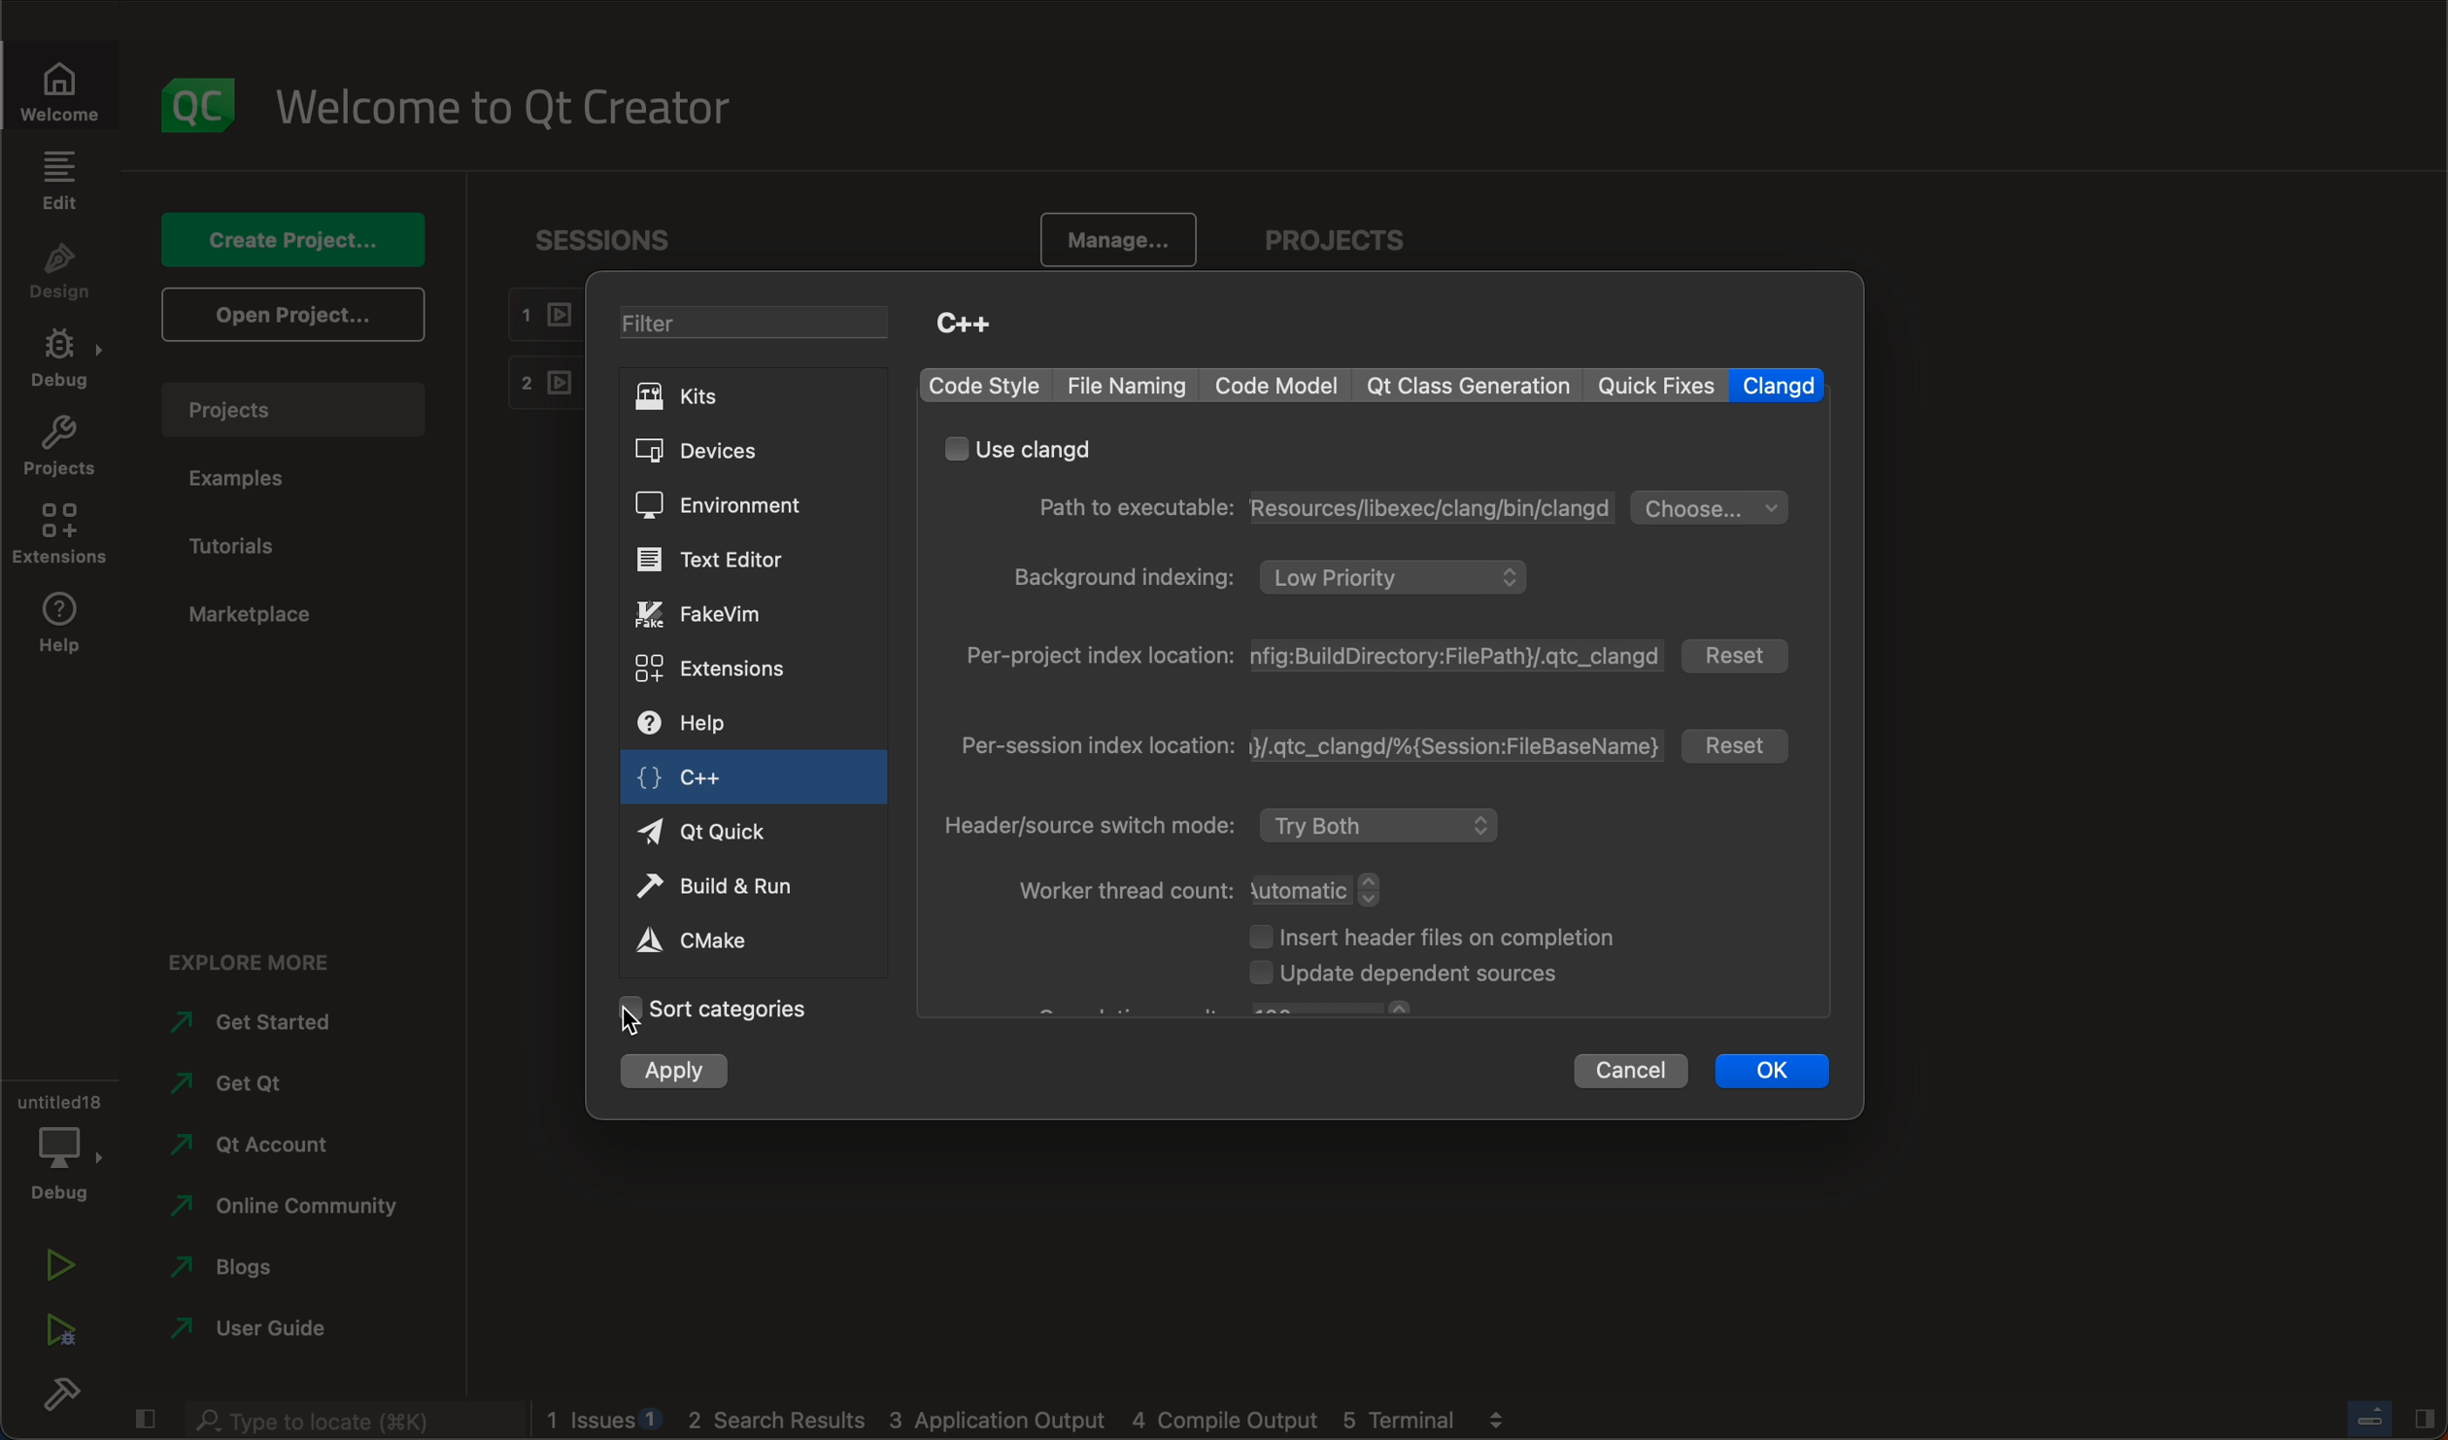 This screenshot has height=1440, width=2448. Describe the element at coordinates (1315, 659) in the screenshot. I see `index location` at that location.